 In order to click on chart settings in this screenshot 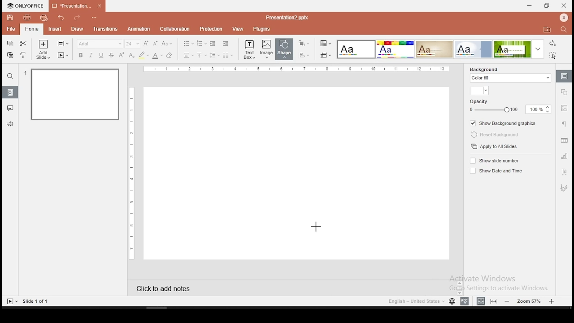, I will do `click(563, 156)`.